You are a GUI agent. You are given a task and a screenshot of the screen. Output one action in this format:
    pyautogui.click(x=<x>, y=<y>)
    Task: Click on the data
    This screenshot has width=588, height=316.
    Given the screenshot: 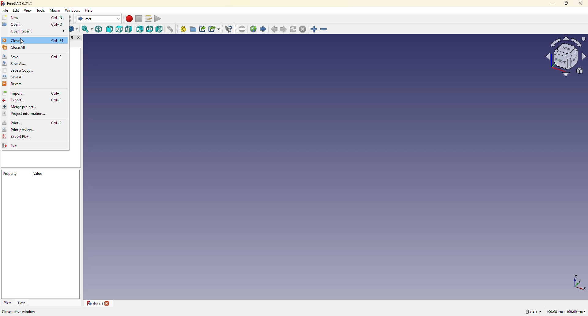 What is the action you would take?
    pyautogui.click(x=22, y=303)
    